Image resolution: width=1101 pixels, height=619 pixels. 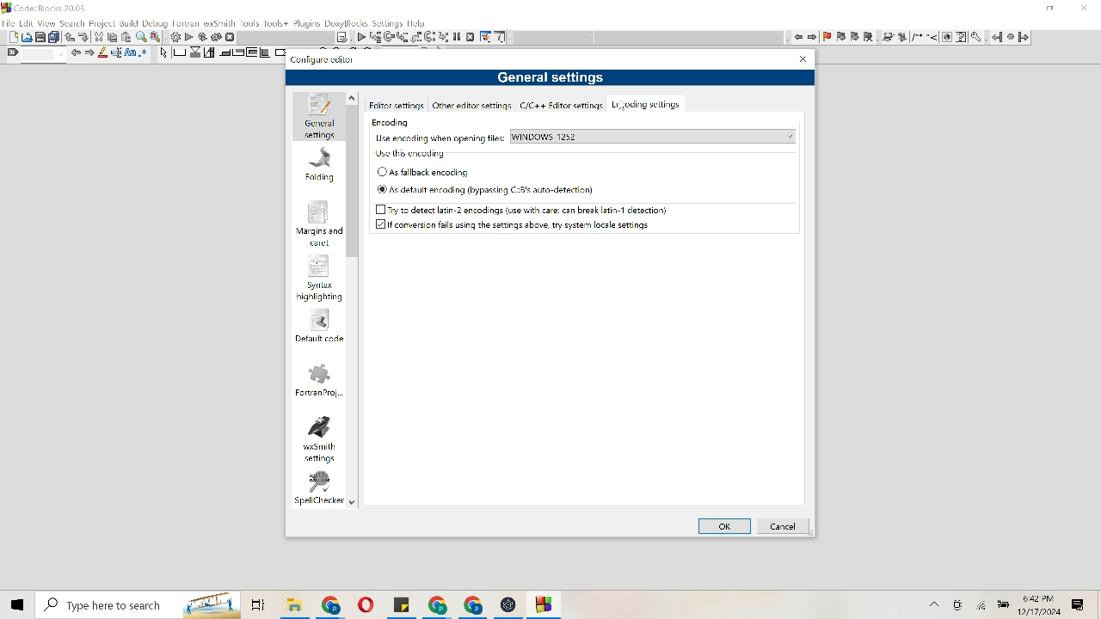 I want to click on tools, so click(x=978, y=38).